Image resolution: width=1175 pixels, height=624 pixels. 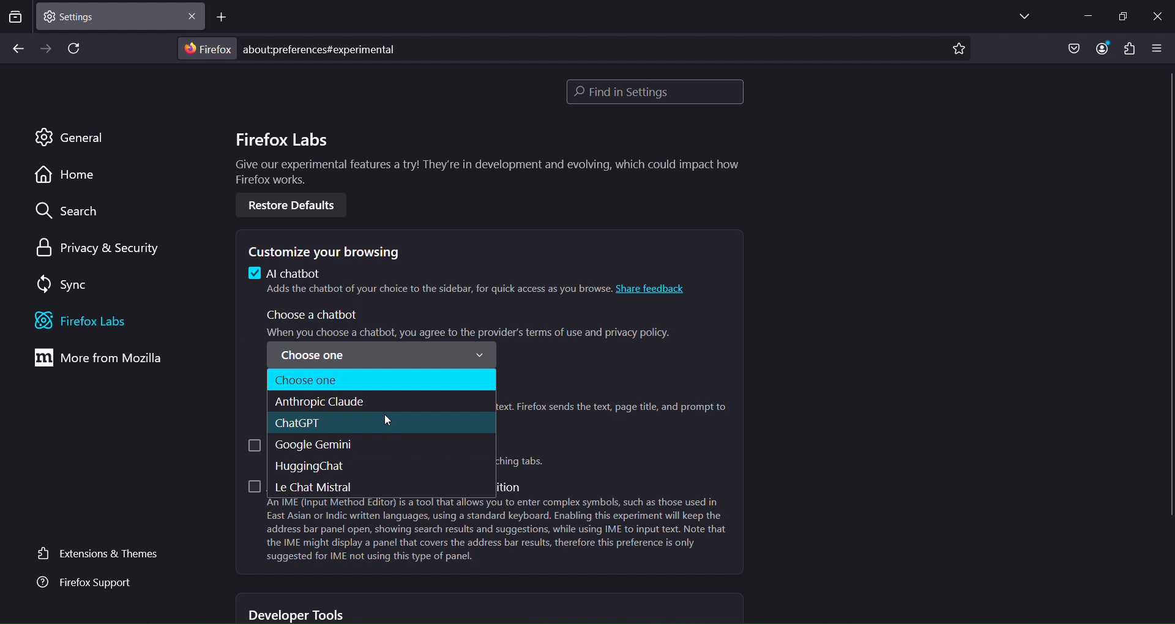 What do you see at coordinates (1020, 17) in the screenshot?
I see `list all tabs` at bounding box center [1020, 17].